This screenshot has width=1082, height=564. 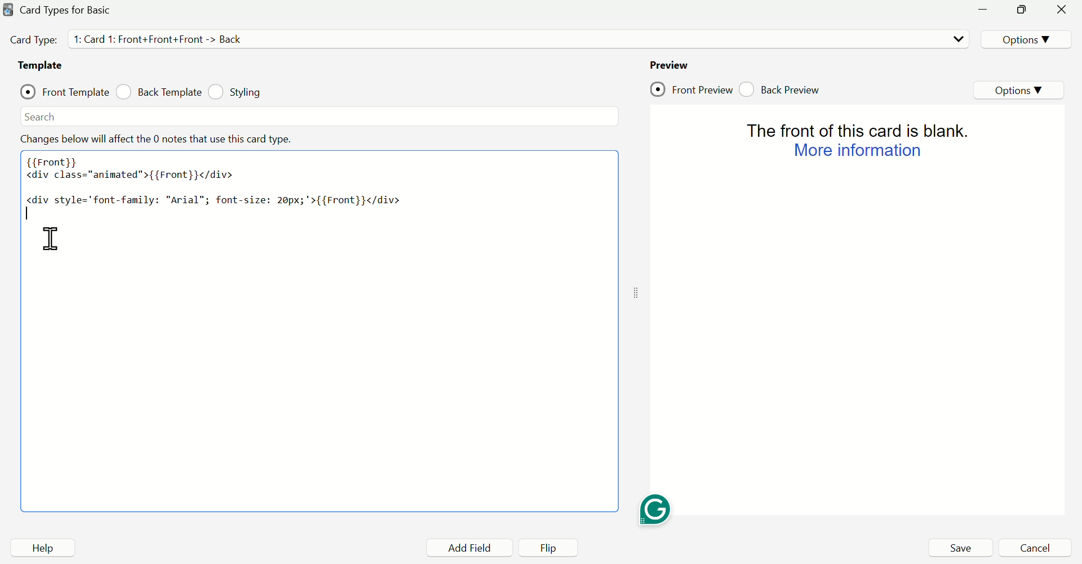 What do you see at coordinates (634, 294) in the screenshot?
I see `Drag Handle` at bounding box center [634, 294].